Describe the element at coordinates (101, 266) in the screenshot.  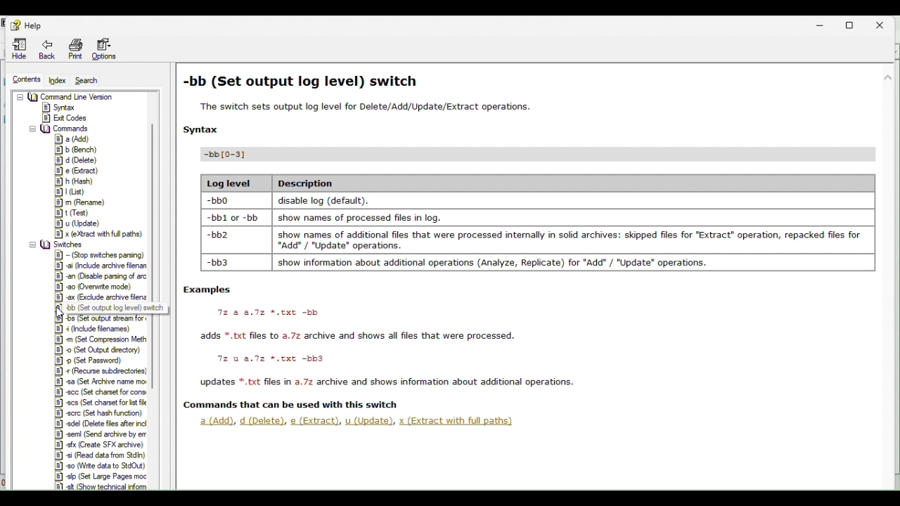
I see `|Z] ai (Include archive fienan` at that location.